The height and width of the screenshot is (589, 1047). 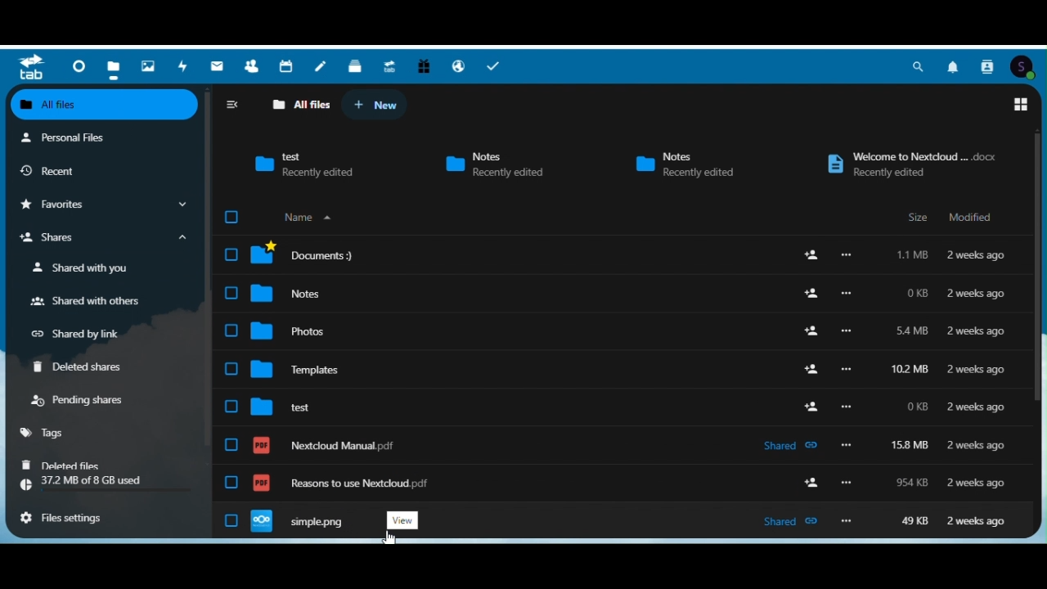 What do you see at coordinates (975, 483) in the screenshot?
I see `modified` at bounding box center [975, 483].